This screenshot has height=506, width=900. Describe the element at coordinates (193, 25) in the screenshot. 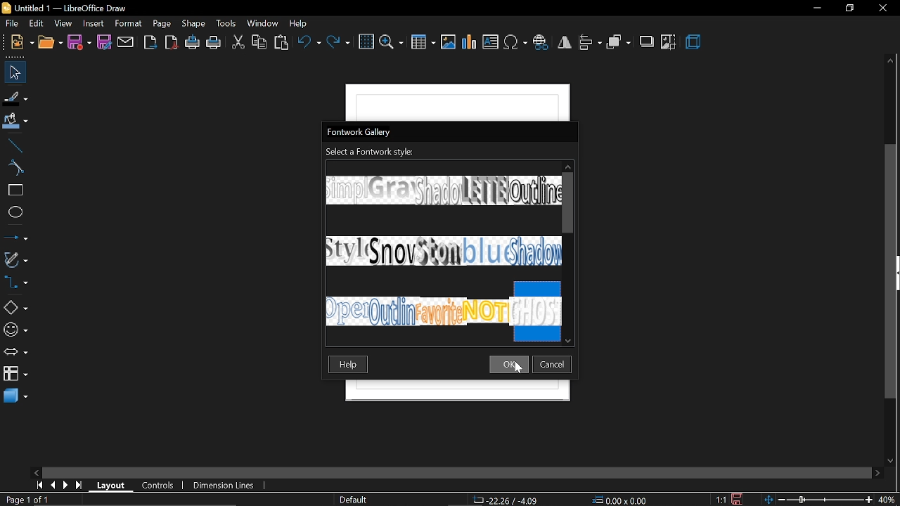

I see `shape` at that location.